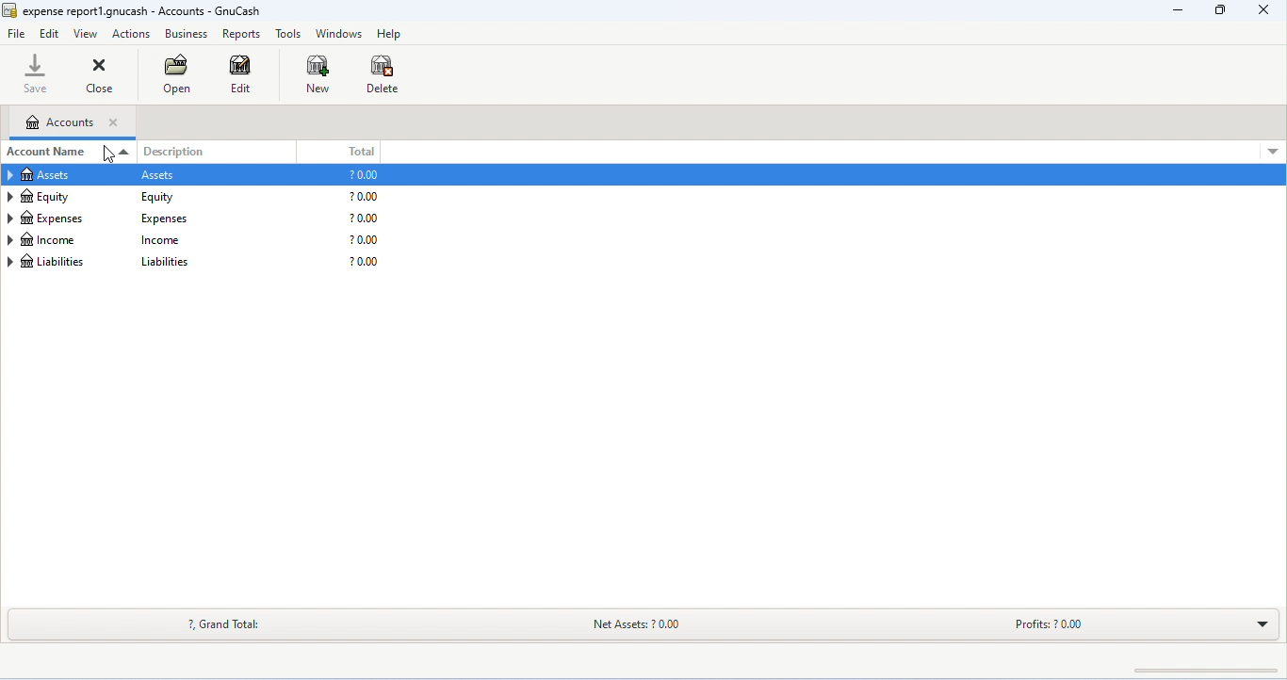 This screenshot has height=680, width=1287. Describe the element at coordinates (8, 237) in the screenshot. I see `arrow` at that location.